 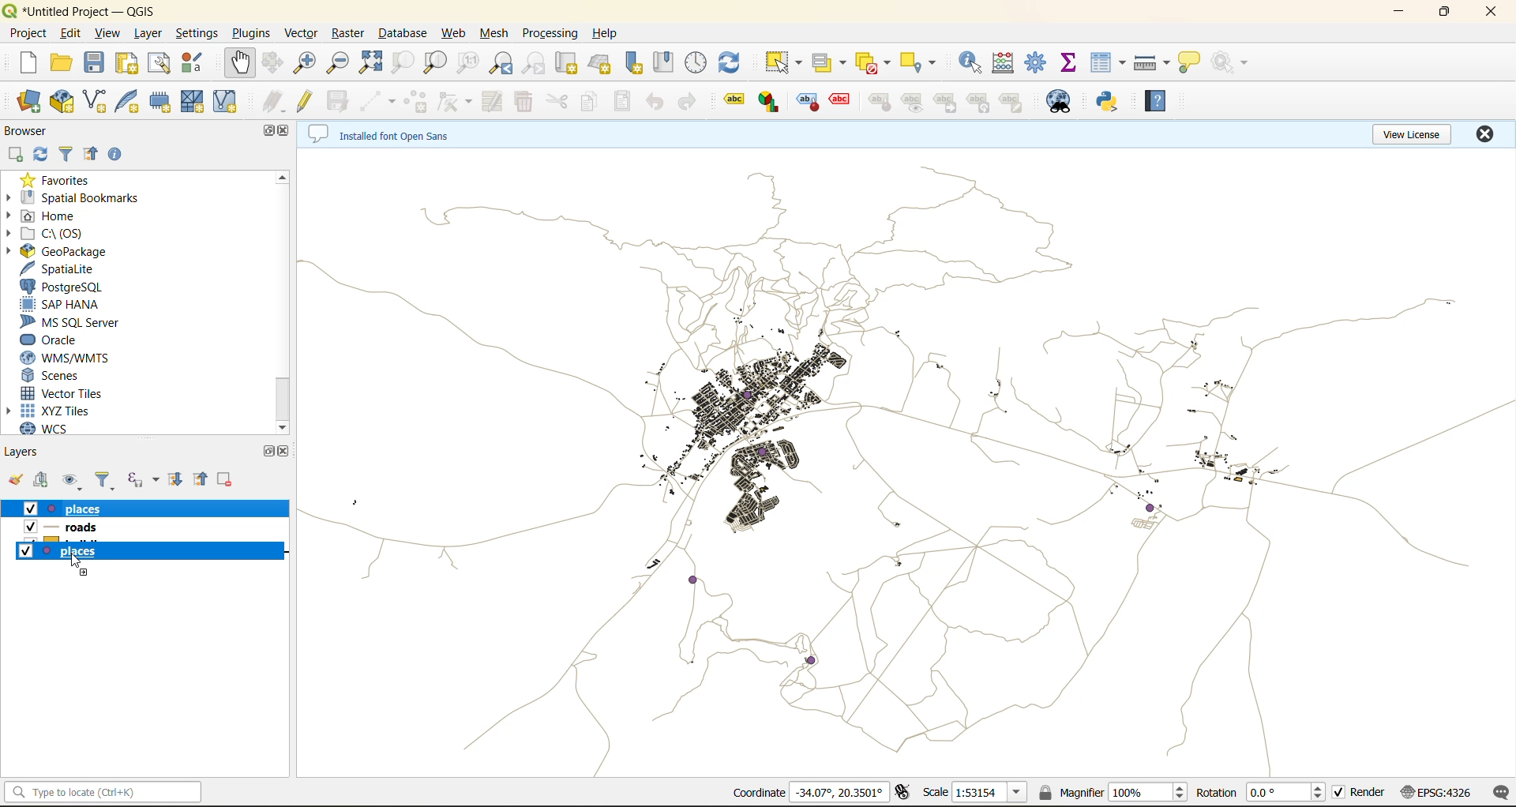 I want to click on new shapefile, so click(x=98, y=102).